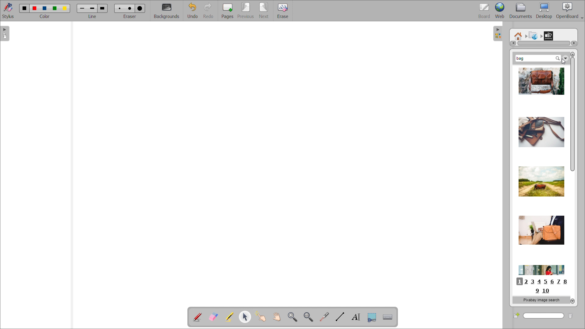  I want to click on erase annotation, so click(214, 317).